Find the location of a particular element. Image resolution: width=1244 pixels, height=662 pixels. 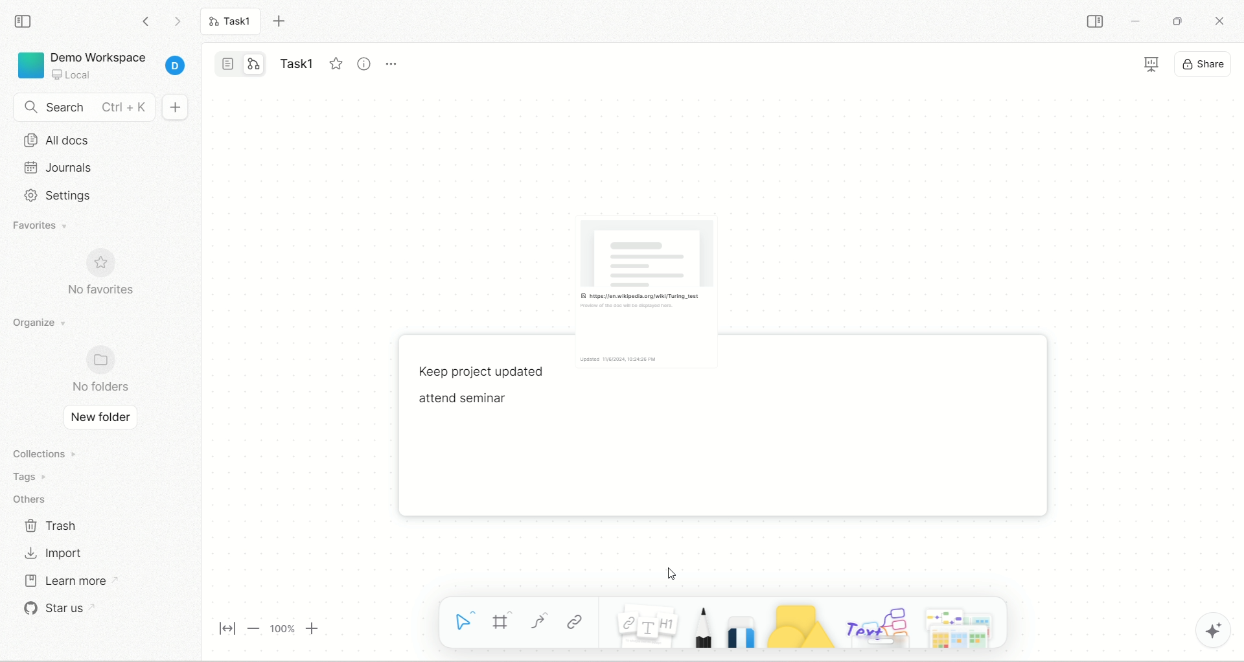

learn more is located at coordinates (80, 580).